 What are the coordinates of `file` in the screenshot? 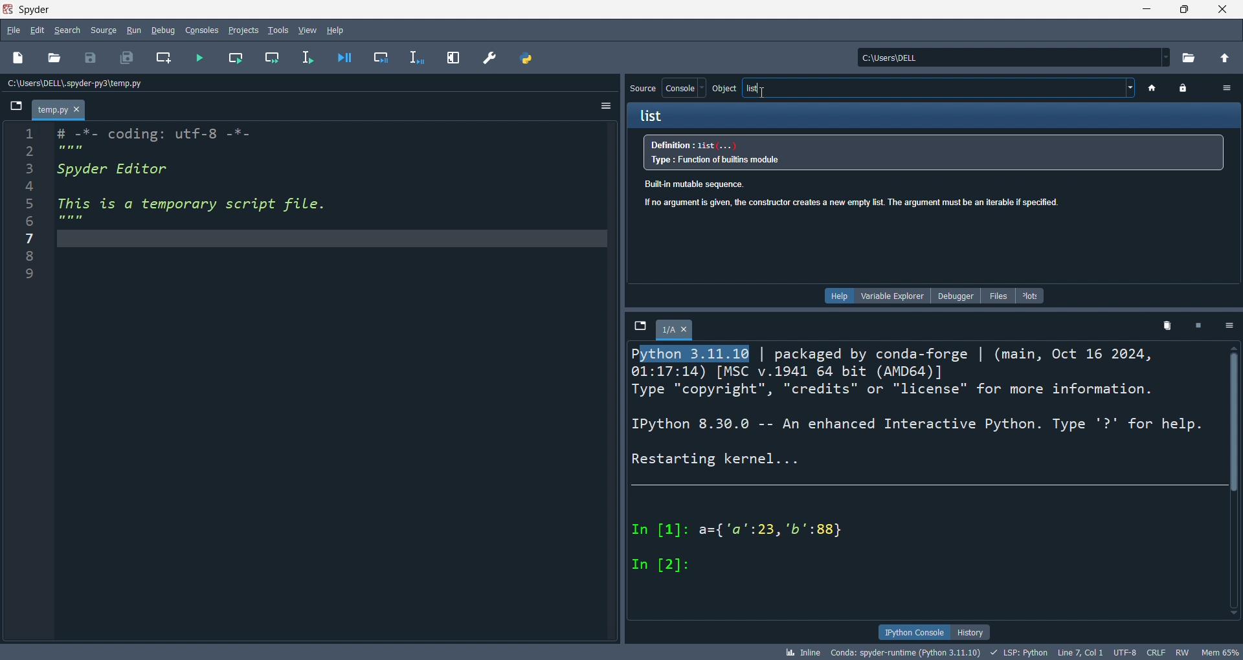 It's located at (12, 30).